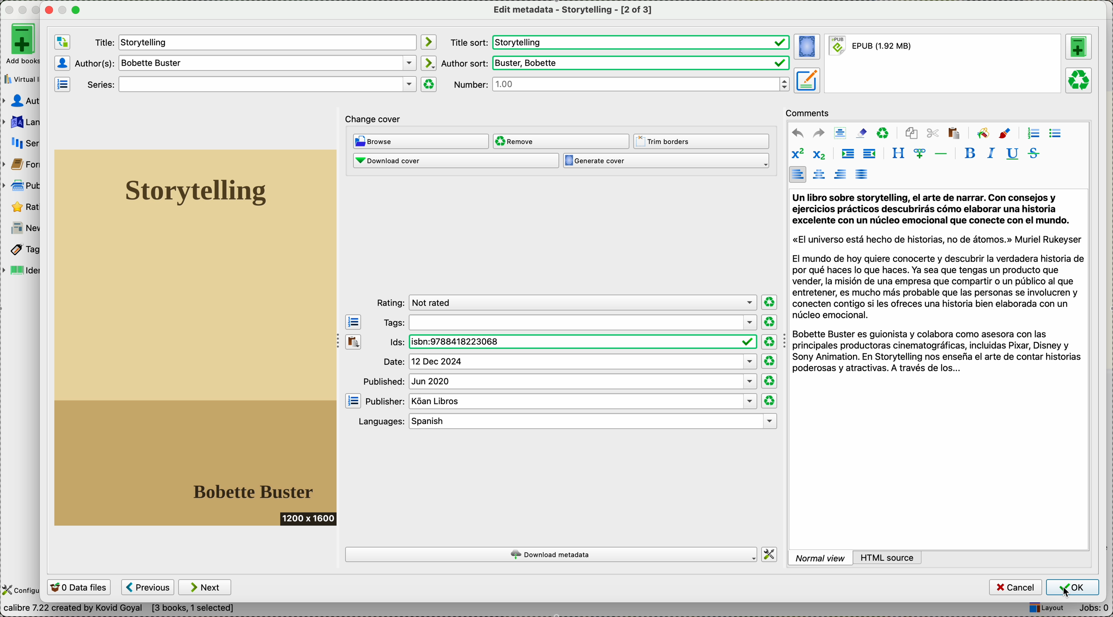 This screenshot has height=617, width=1113. Describe the element at coordinates (123, 608) in the screenshot. I see `data` at that location.